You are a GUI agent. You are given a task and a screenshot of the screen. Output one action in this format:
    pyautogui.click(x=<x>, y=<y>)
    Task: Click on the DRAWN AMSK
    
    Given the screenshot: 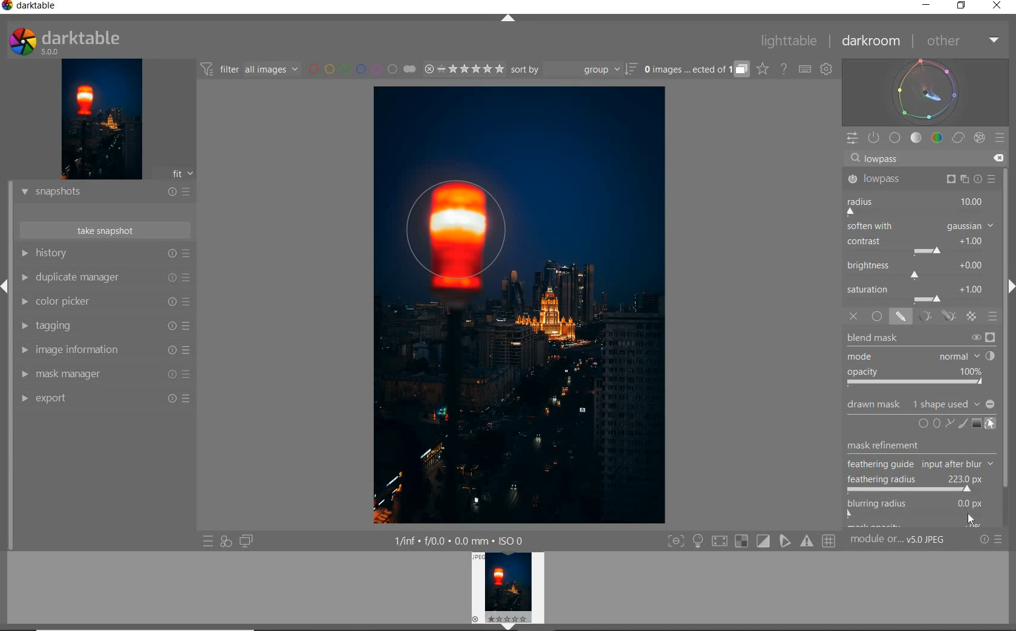 What is the action you would take?
    pyautogui.click(x=920, y=403)
    